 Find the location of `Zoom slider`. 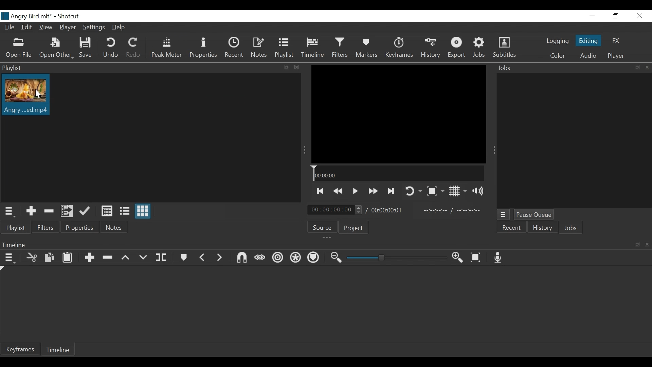

Zoom slider is located at coordinates (397, 258).